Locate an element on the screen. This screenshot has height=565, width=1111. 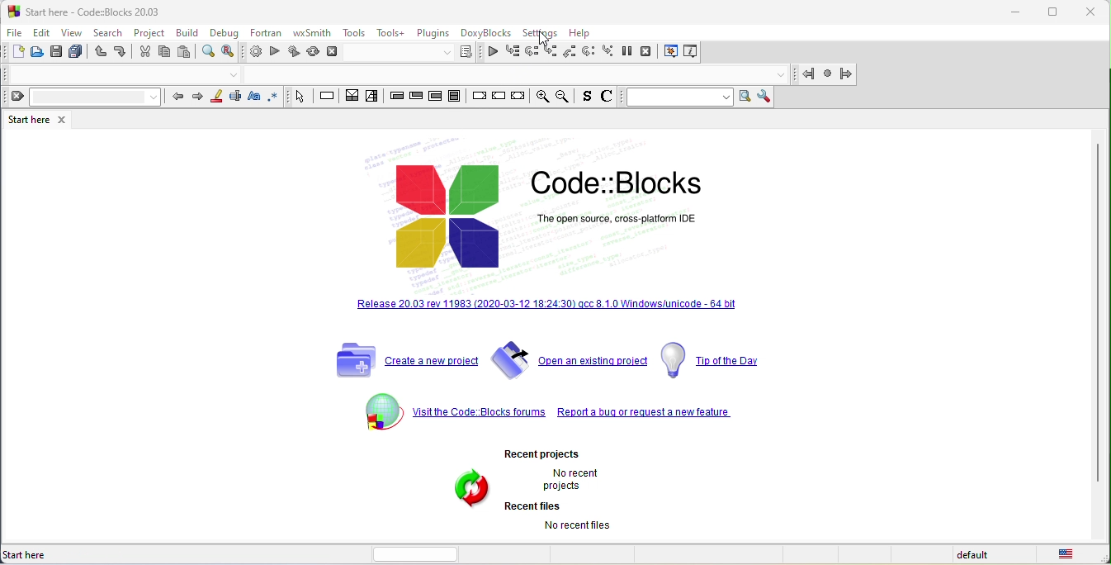
jump back is located at coordinates (804, 74).